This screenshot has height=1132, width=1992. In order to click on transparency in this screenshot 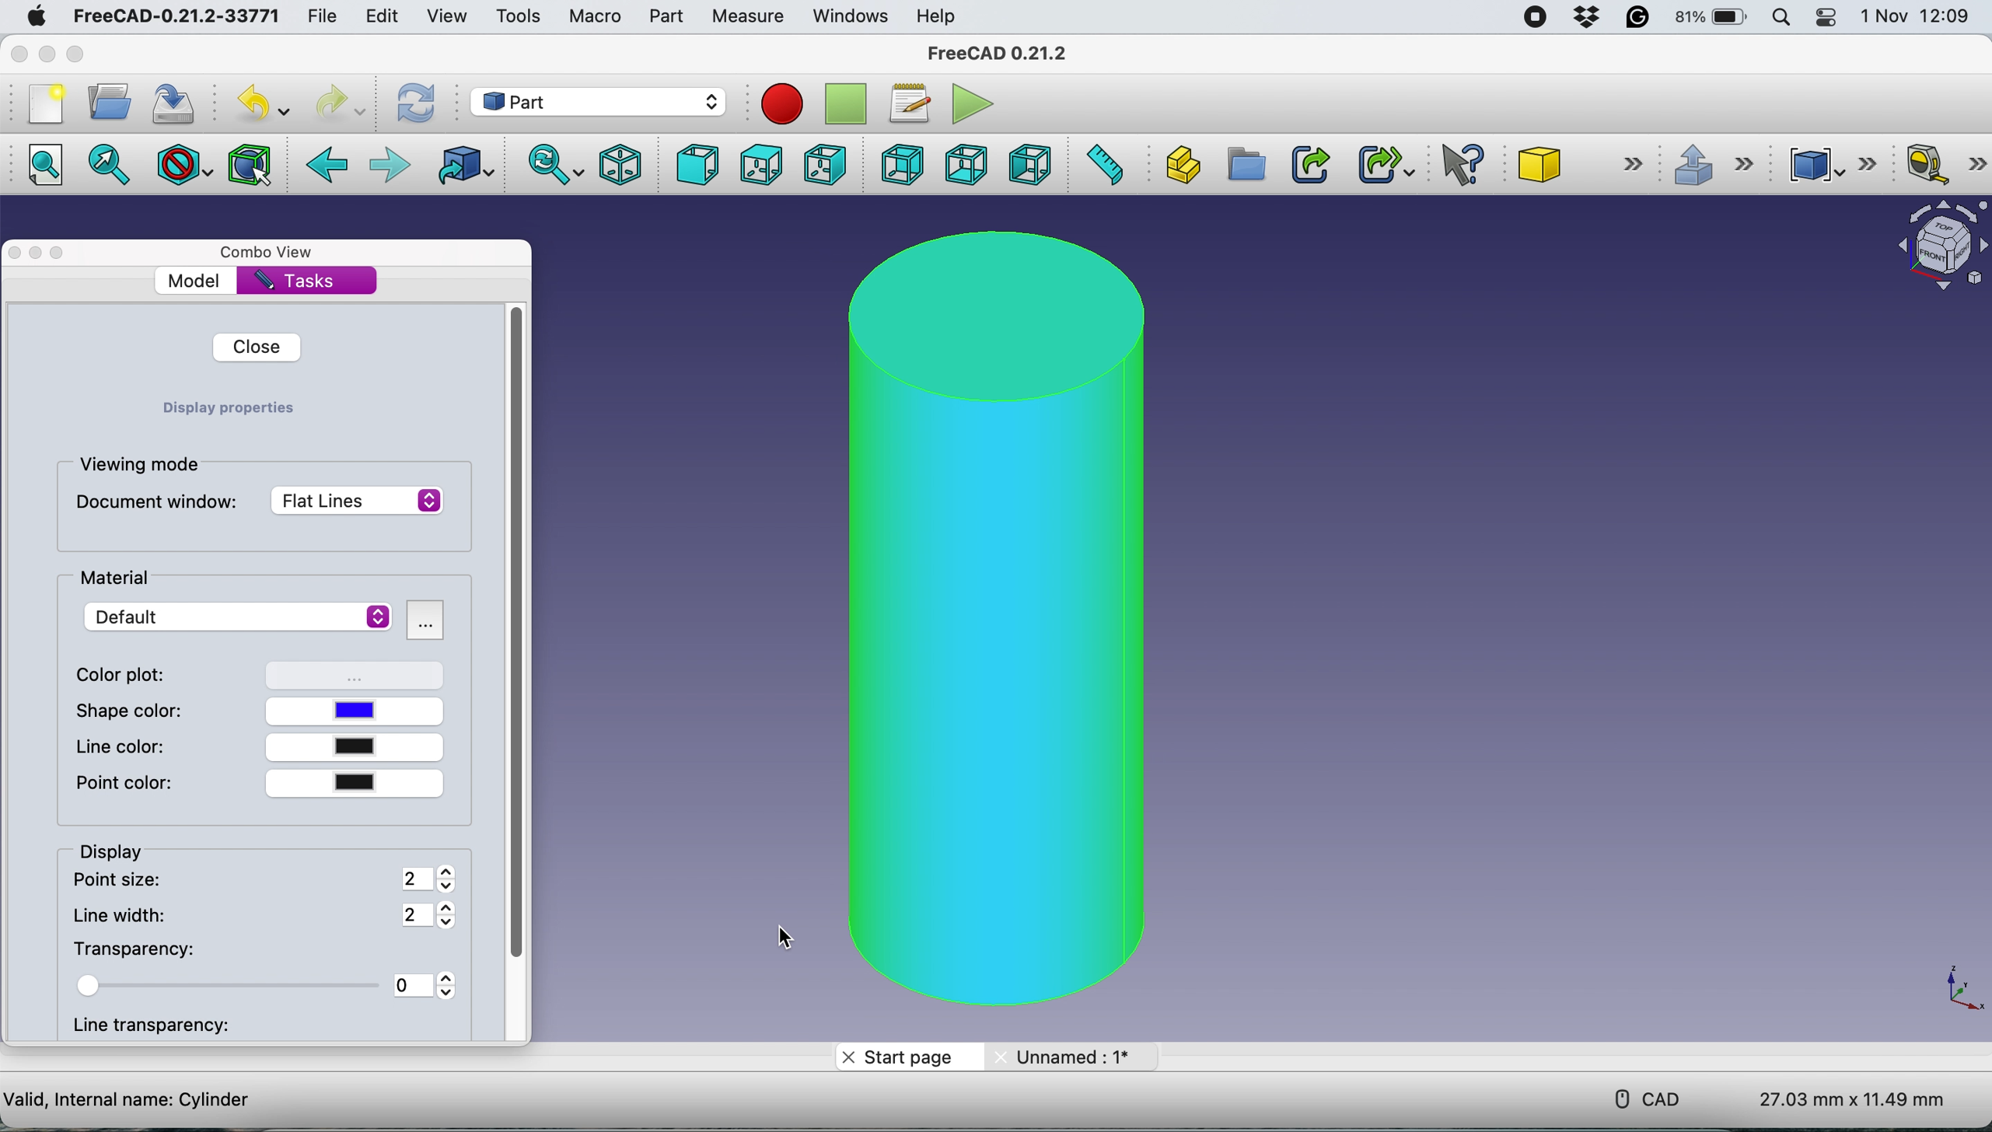, I will do `click(263, 985)`.